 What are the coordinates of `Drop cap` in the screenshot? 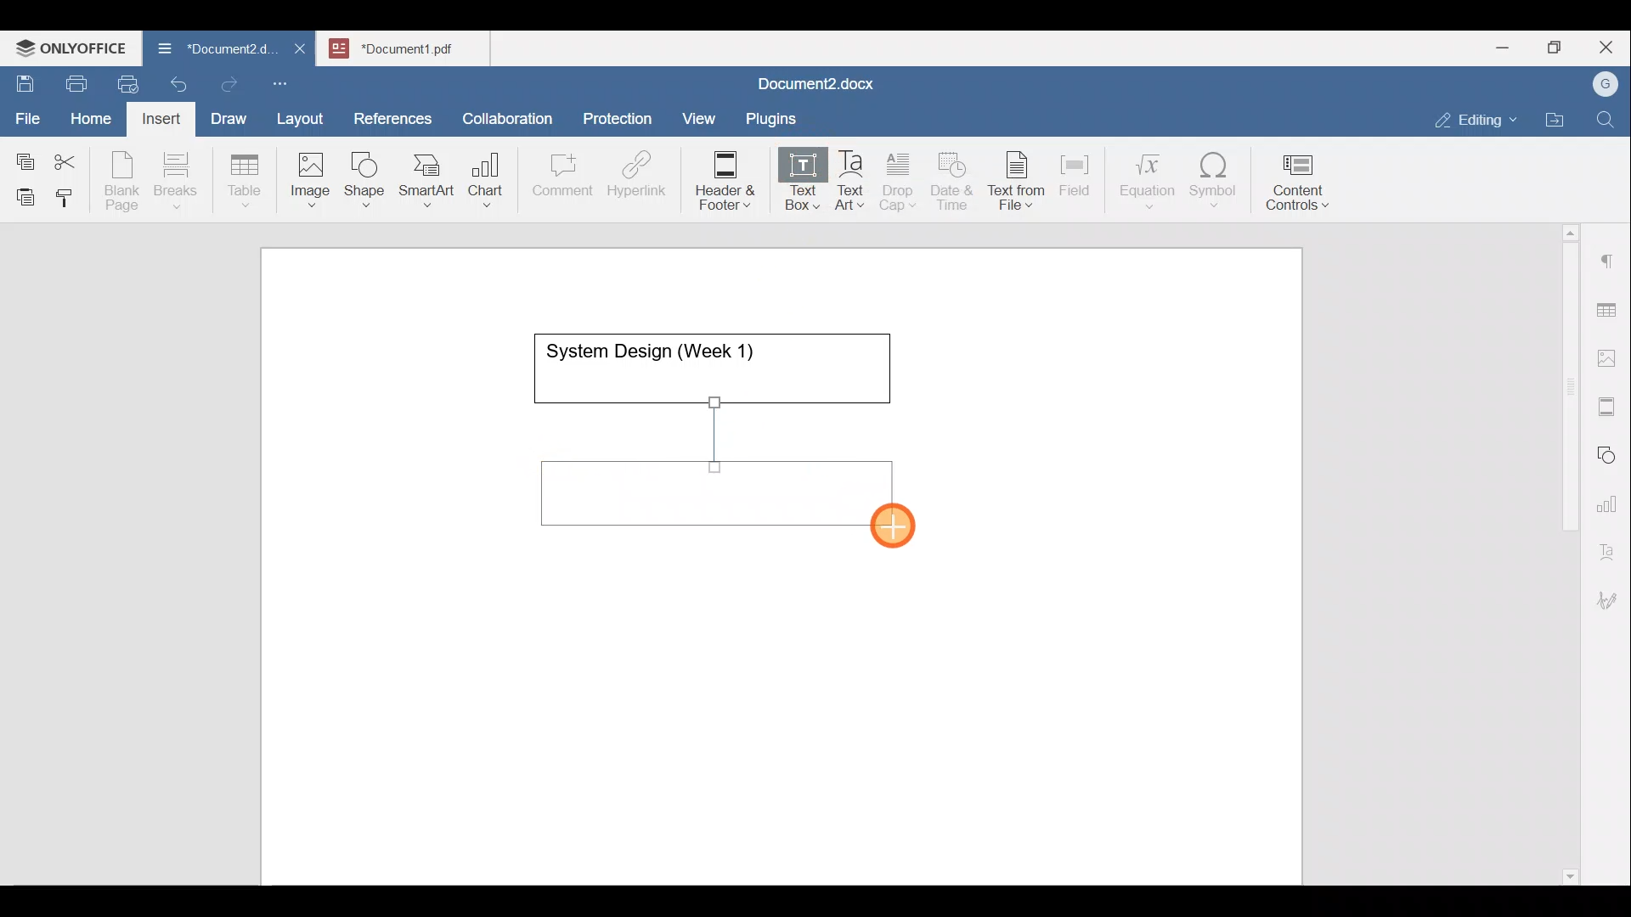 It's located at (901, 179).